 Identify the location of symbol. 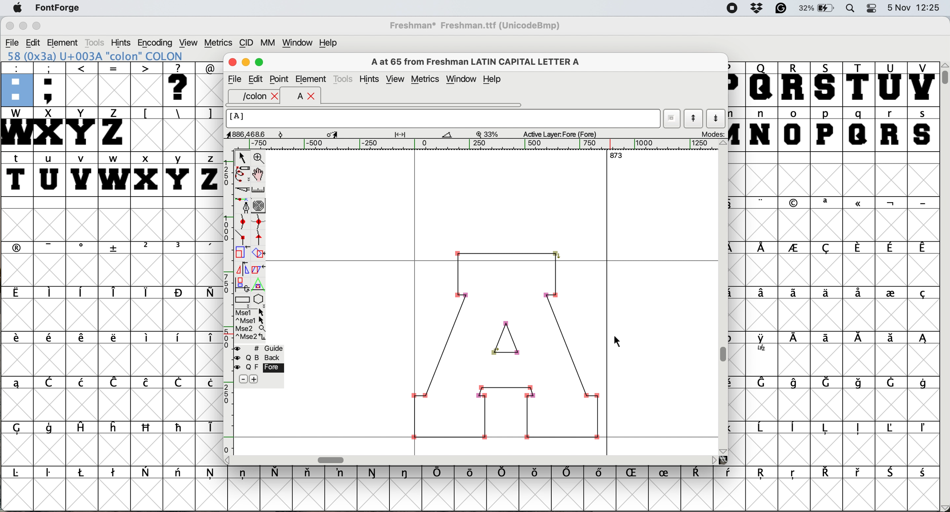
(794, 475).